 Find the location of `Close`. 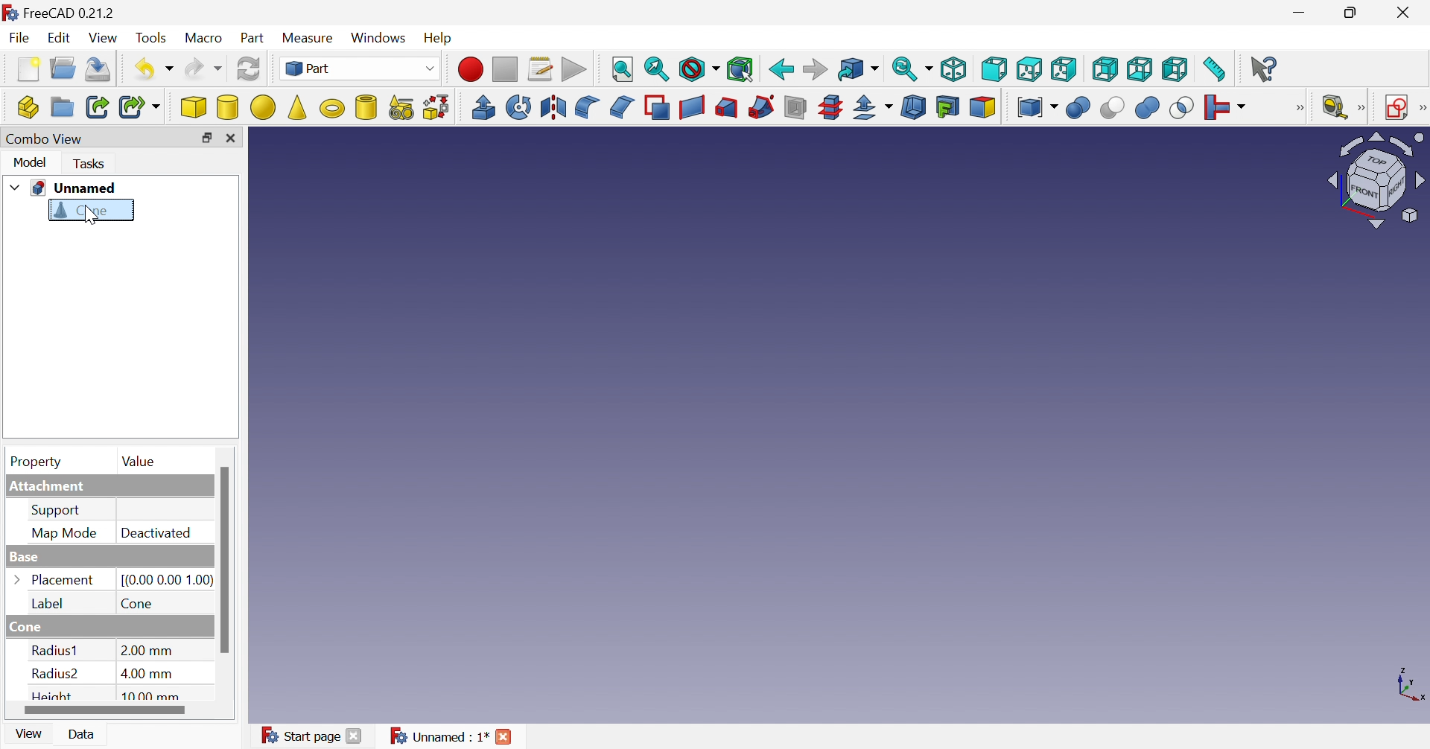

Close is located at coordinates (1408, 13).